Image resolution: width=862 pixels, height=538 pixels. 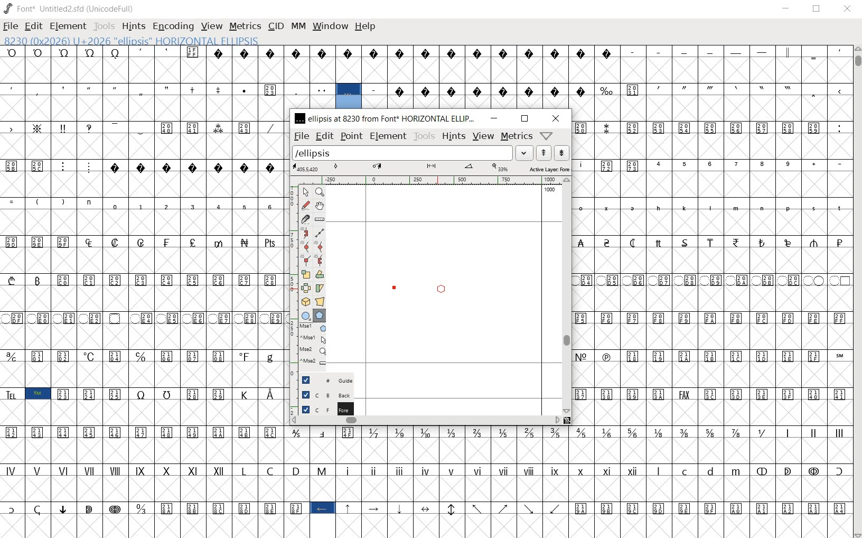 What do you see at coordinates (453, 136) in the screenshot?
I see `hints` at bounding box center [453, 136].